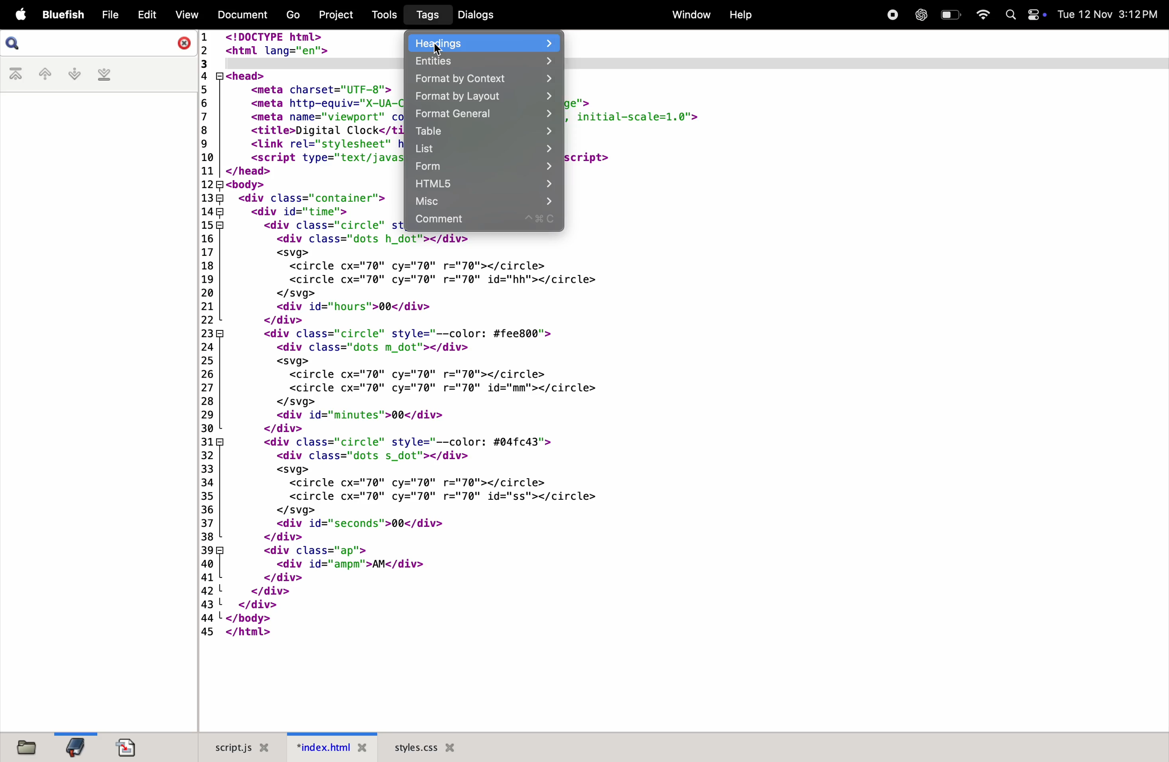  What do you see at coordinates (482, 79) in the screenshot?
I see `format by context` at bounding box center [482, 79].